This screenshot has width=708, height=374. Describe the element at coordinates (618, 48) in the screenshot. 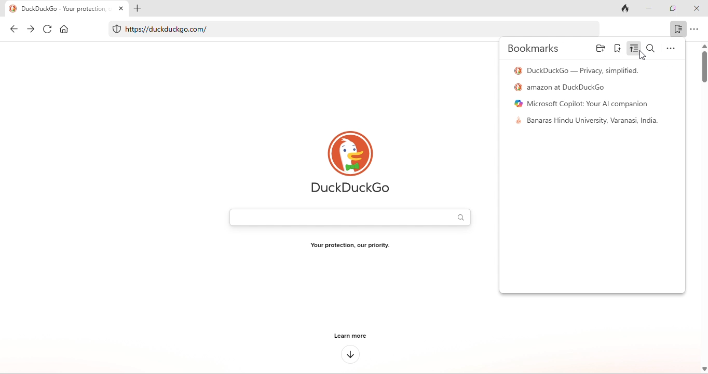

I see `add bookmark` at that location.